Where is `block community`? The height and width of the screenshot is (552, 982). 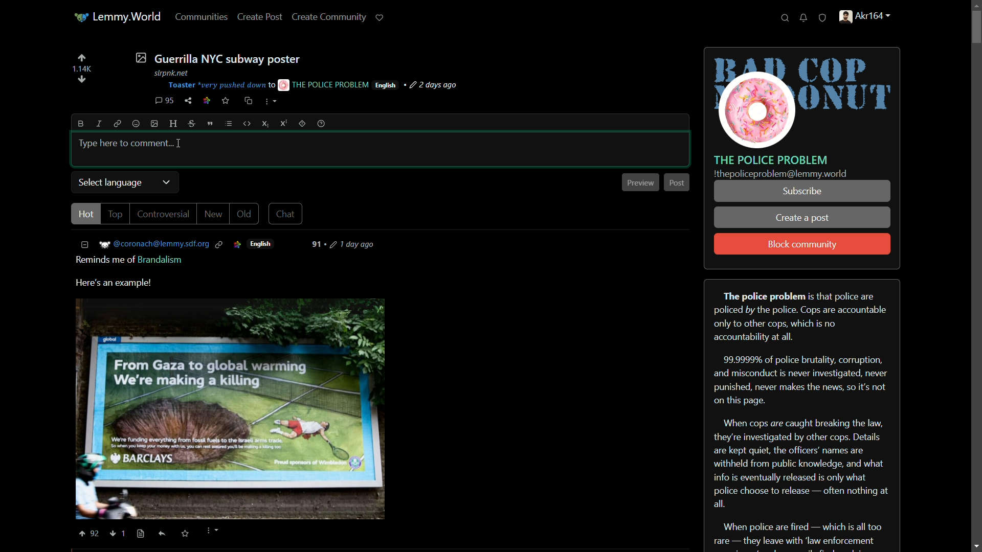 block community is located at coordinates (802, 245).